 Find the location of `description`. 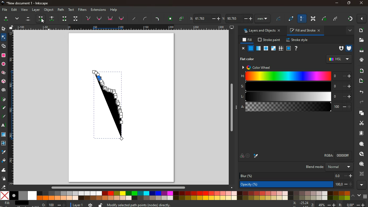

description is located at coordinates (183, 204).